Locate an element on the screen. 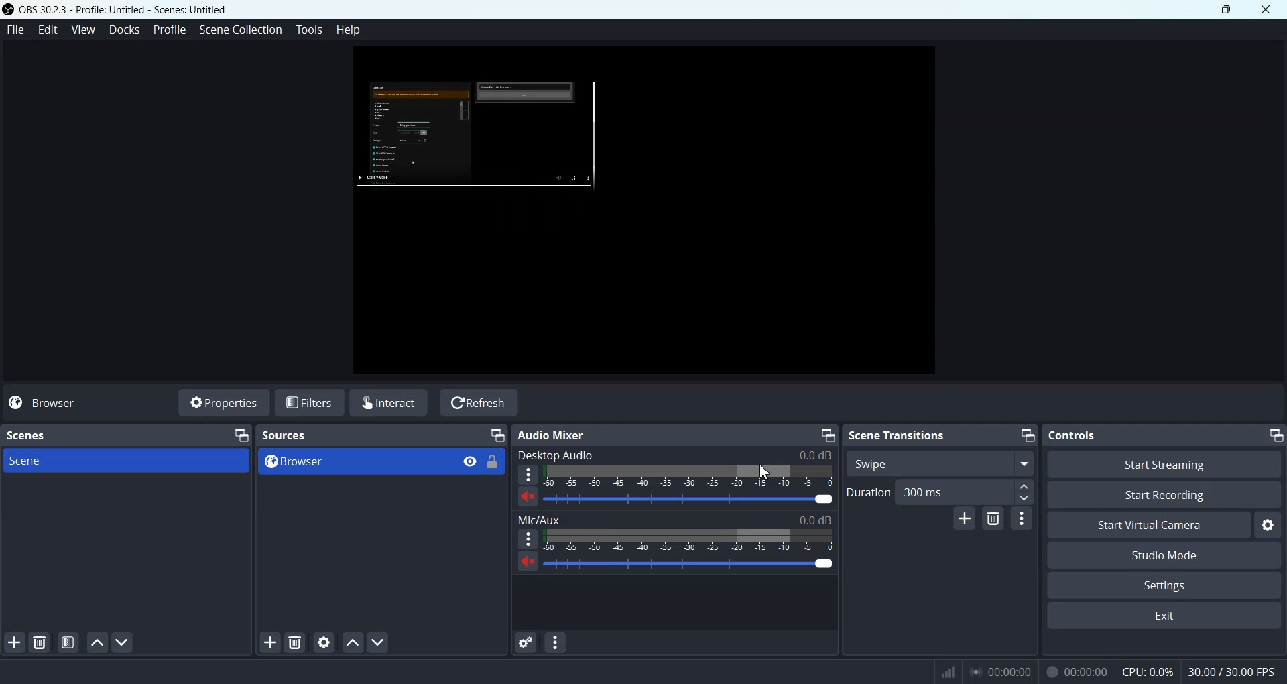 The width and height of the screenshot is (1287, 684). Docks is located at coordinates (126, 30).